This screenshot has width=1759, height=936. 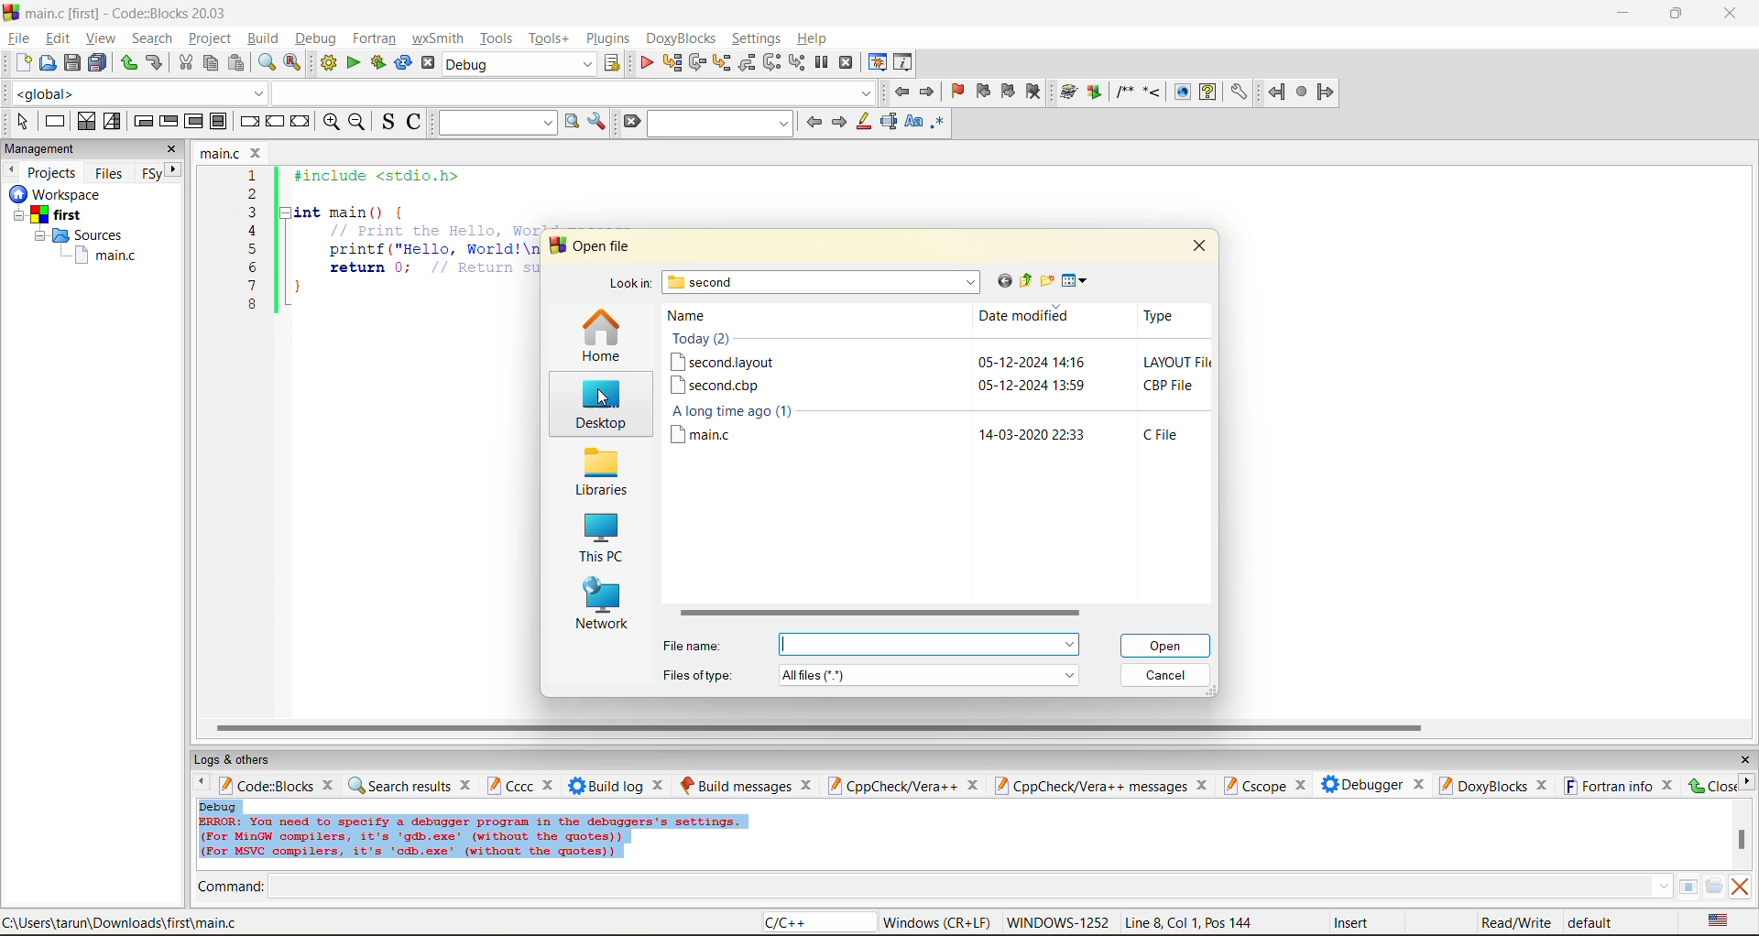 What do you see at coordinates (11, 11) in the screenshot?
I see `logo` at bounding box center [11, 11].